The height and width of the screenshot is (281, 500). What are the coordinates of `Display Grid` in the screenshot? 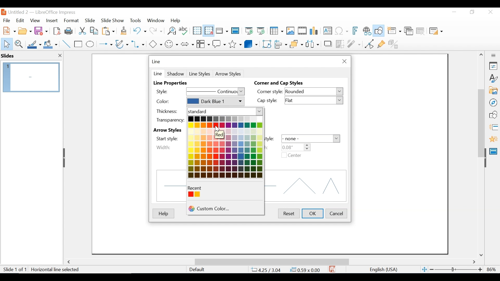 It's located at (197, 31).